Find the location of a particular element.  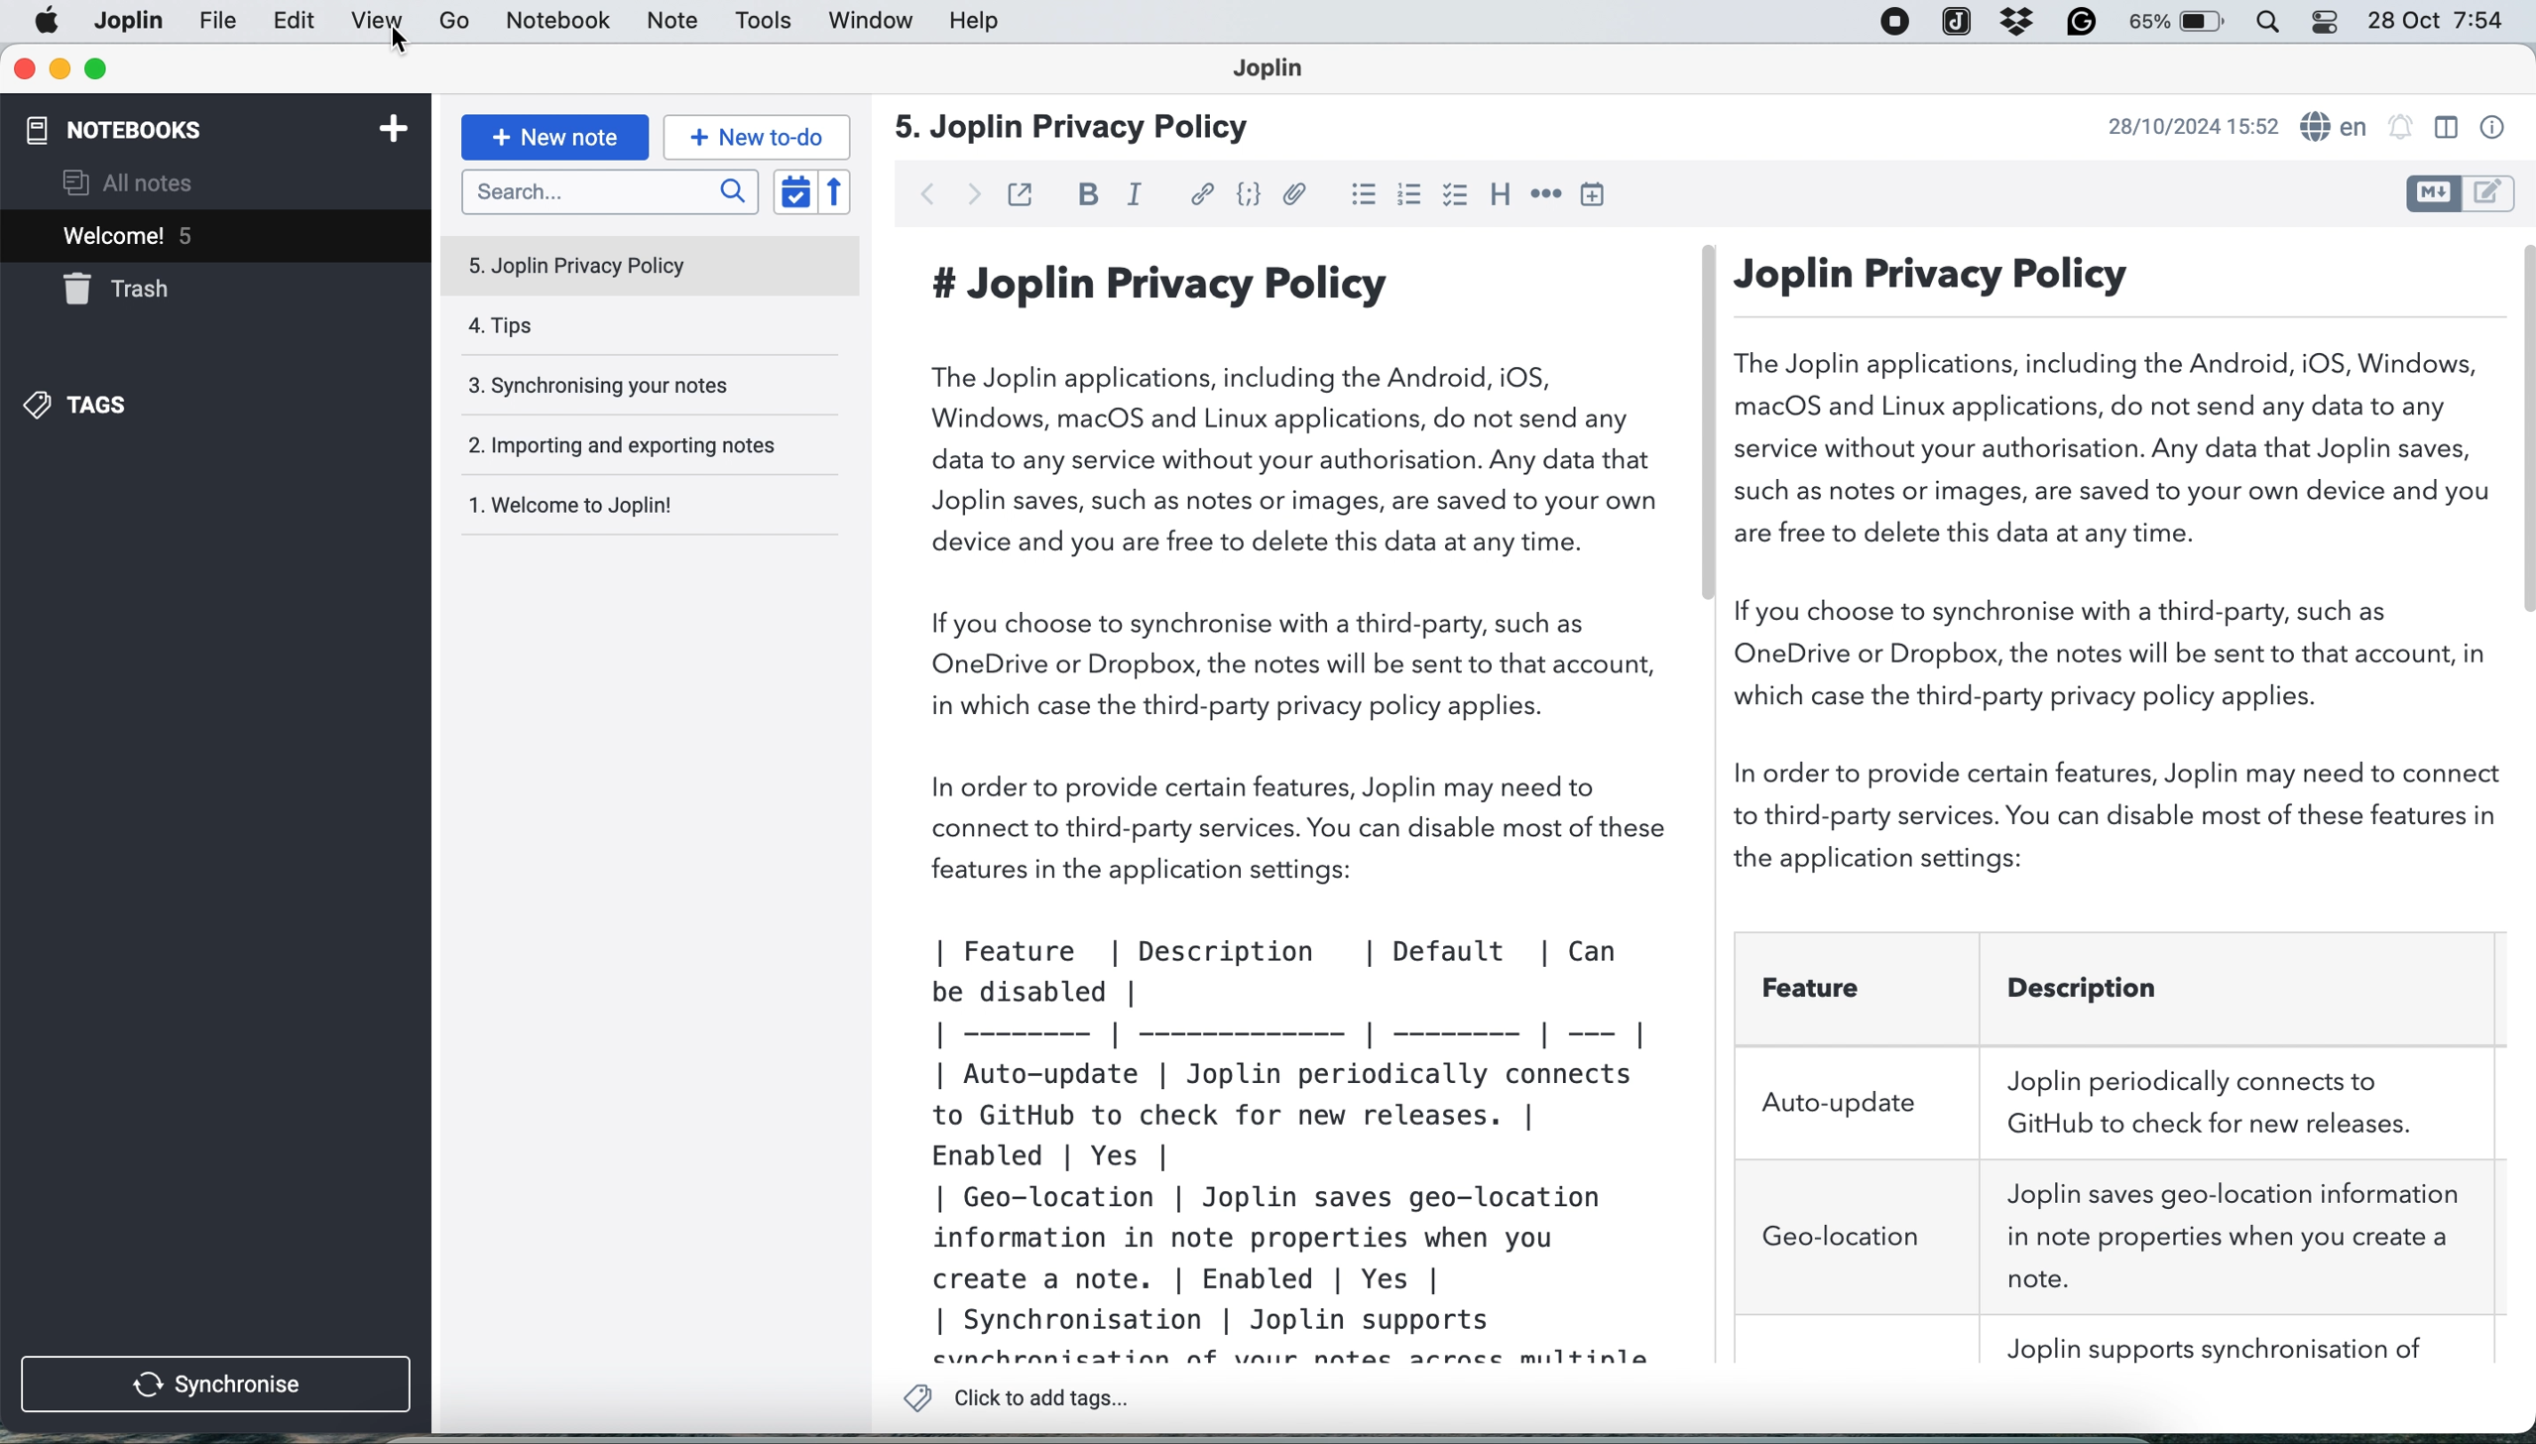

date and time is located at coordinates (2188, 126).